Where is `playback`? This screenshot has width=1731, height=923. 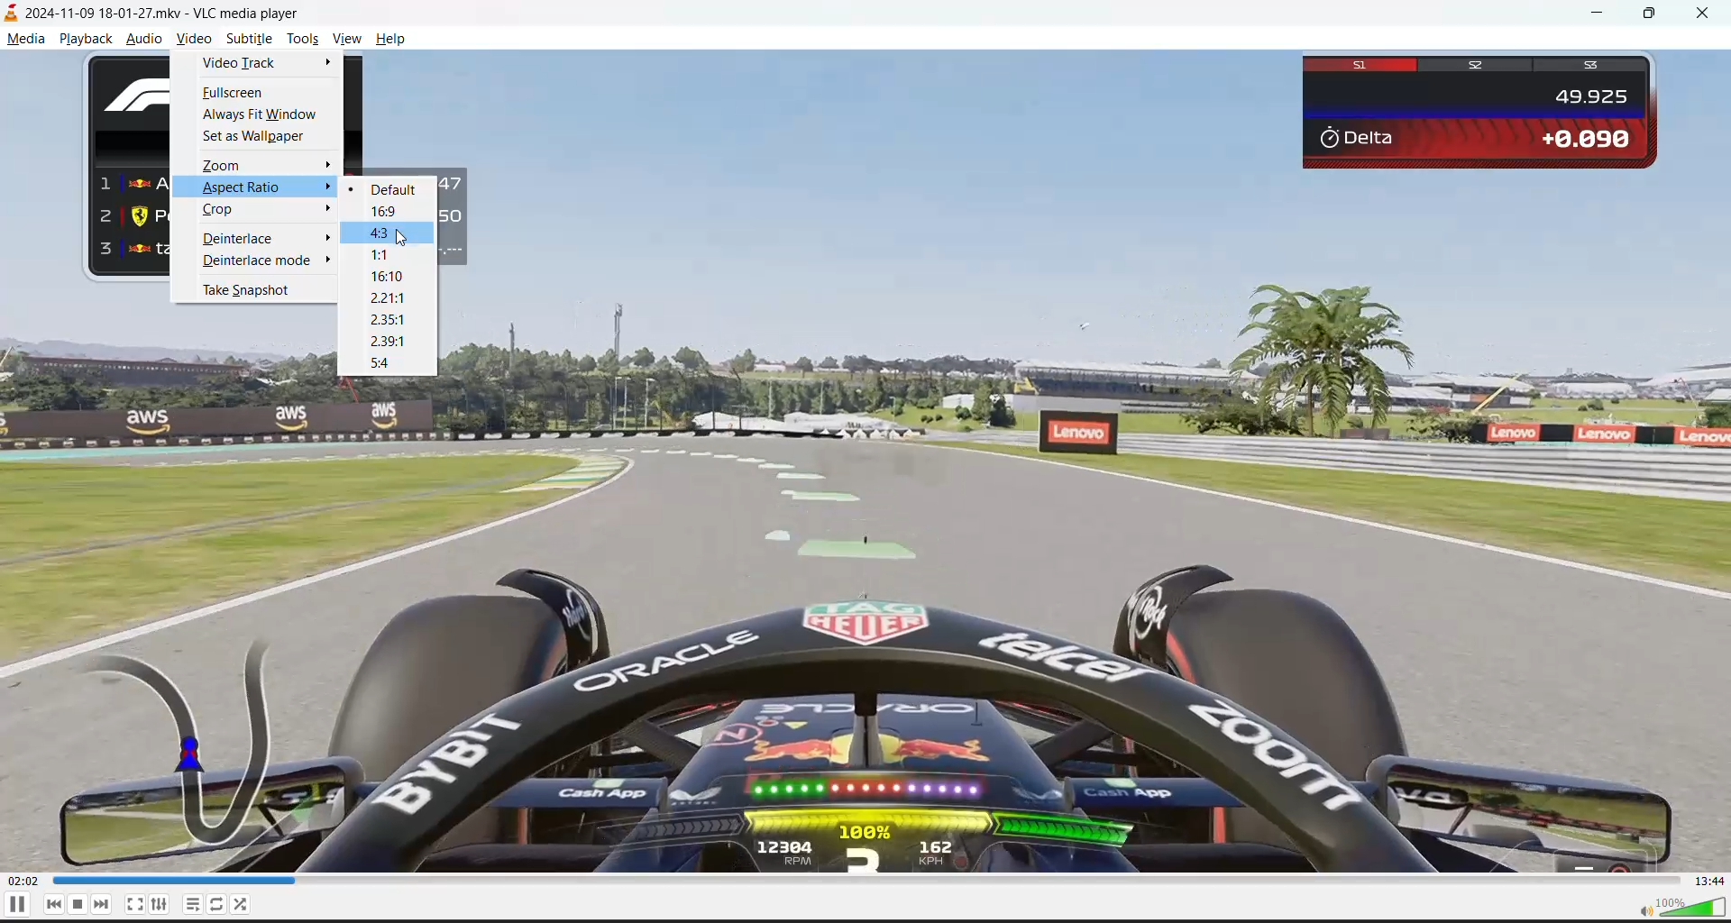
playback is located at coordinates (90, 38).